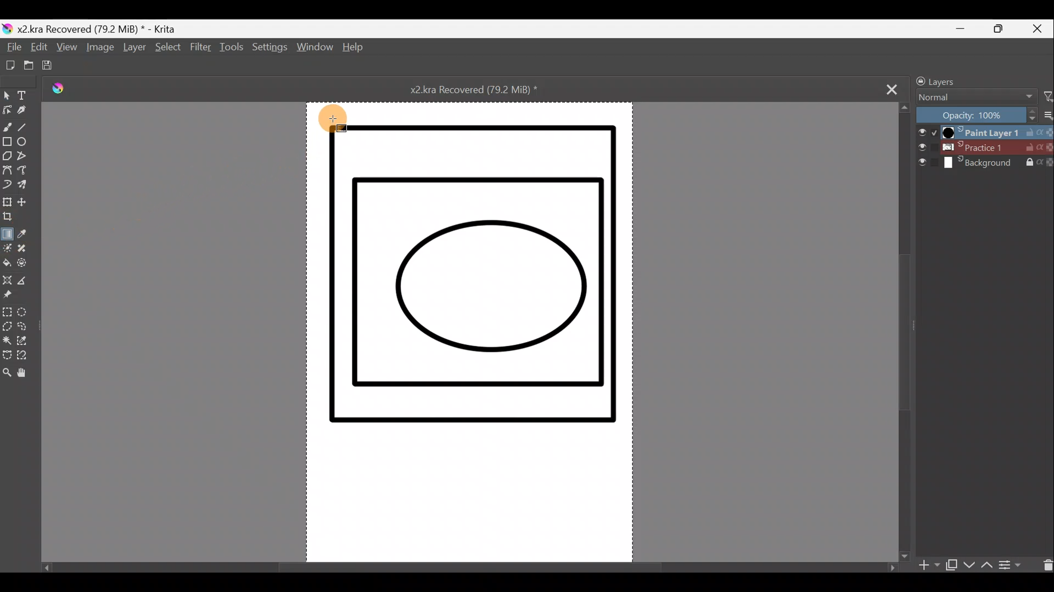 The image size is (1054, 592). I want to click on Layer 3, so click(985, 164).